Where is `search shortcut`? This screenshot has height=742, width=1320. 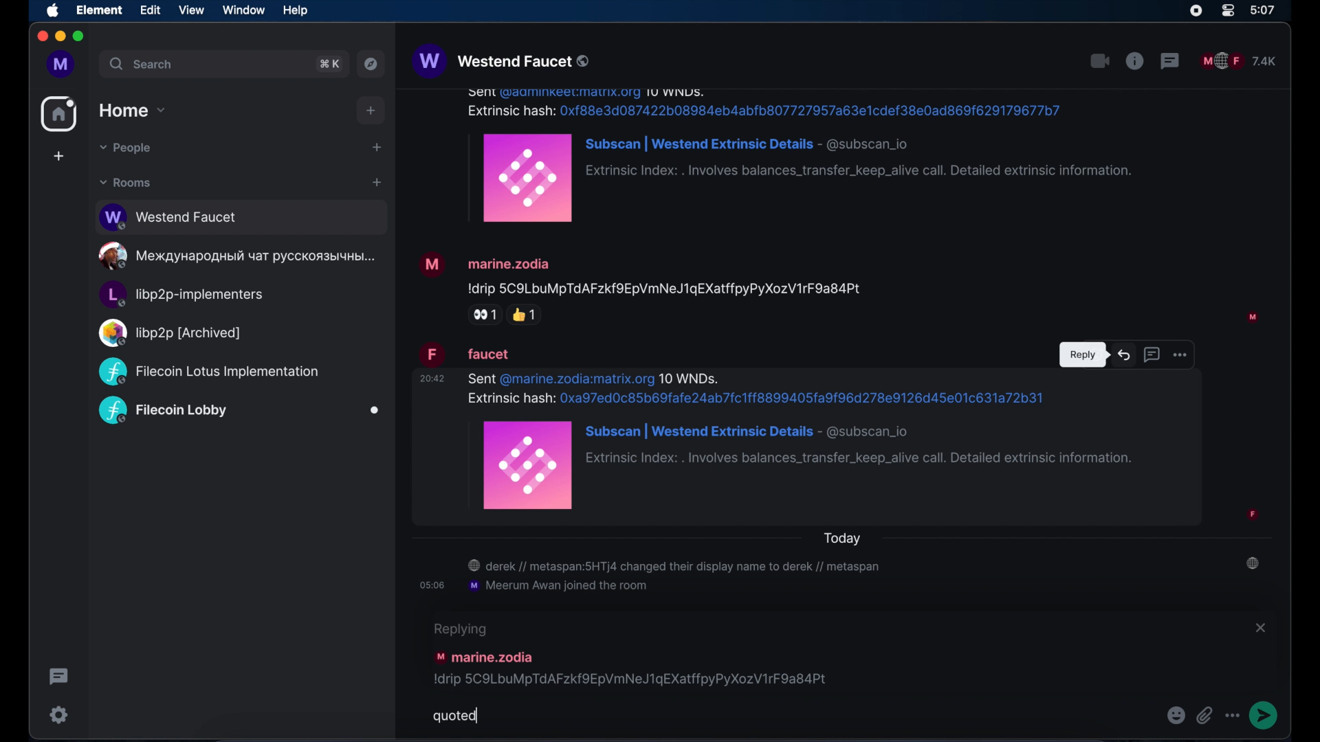
search shortcut is located at coordinates (329, 65).